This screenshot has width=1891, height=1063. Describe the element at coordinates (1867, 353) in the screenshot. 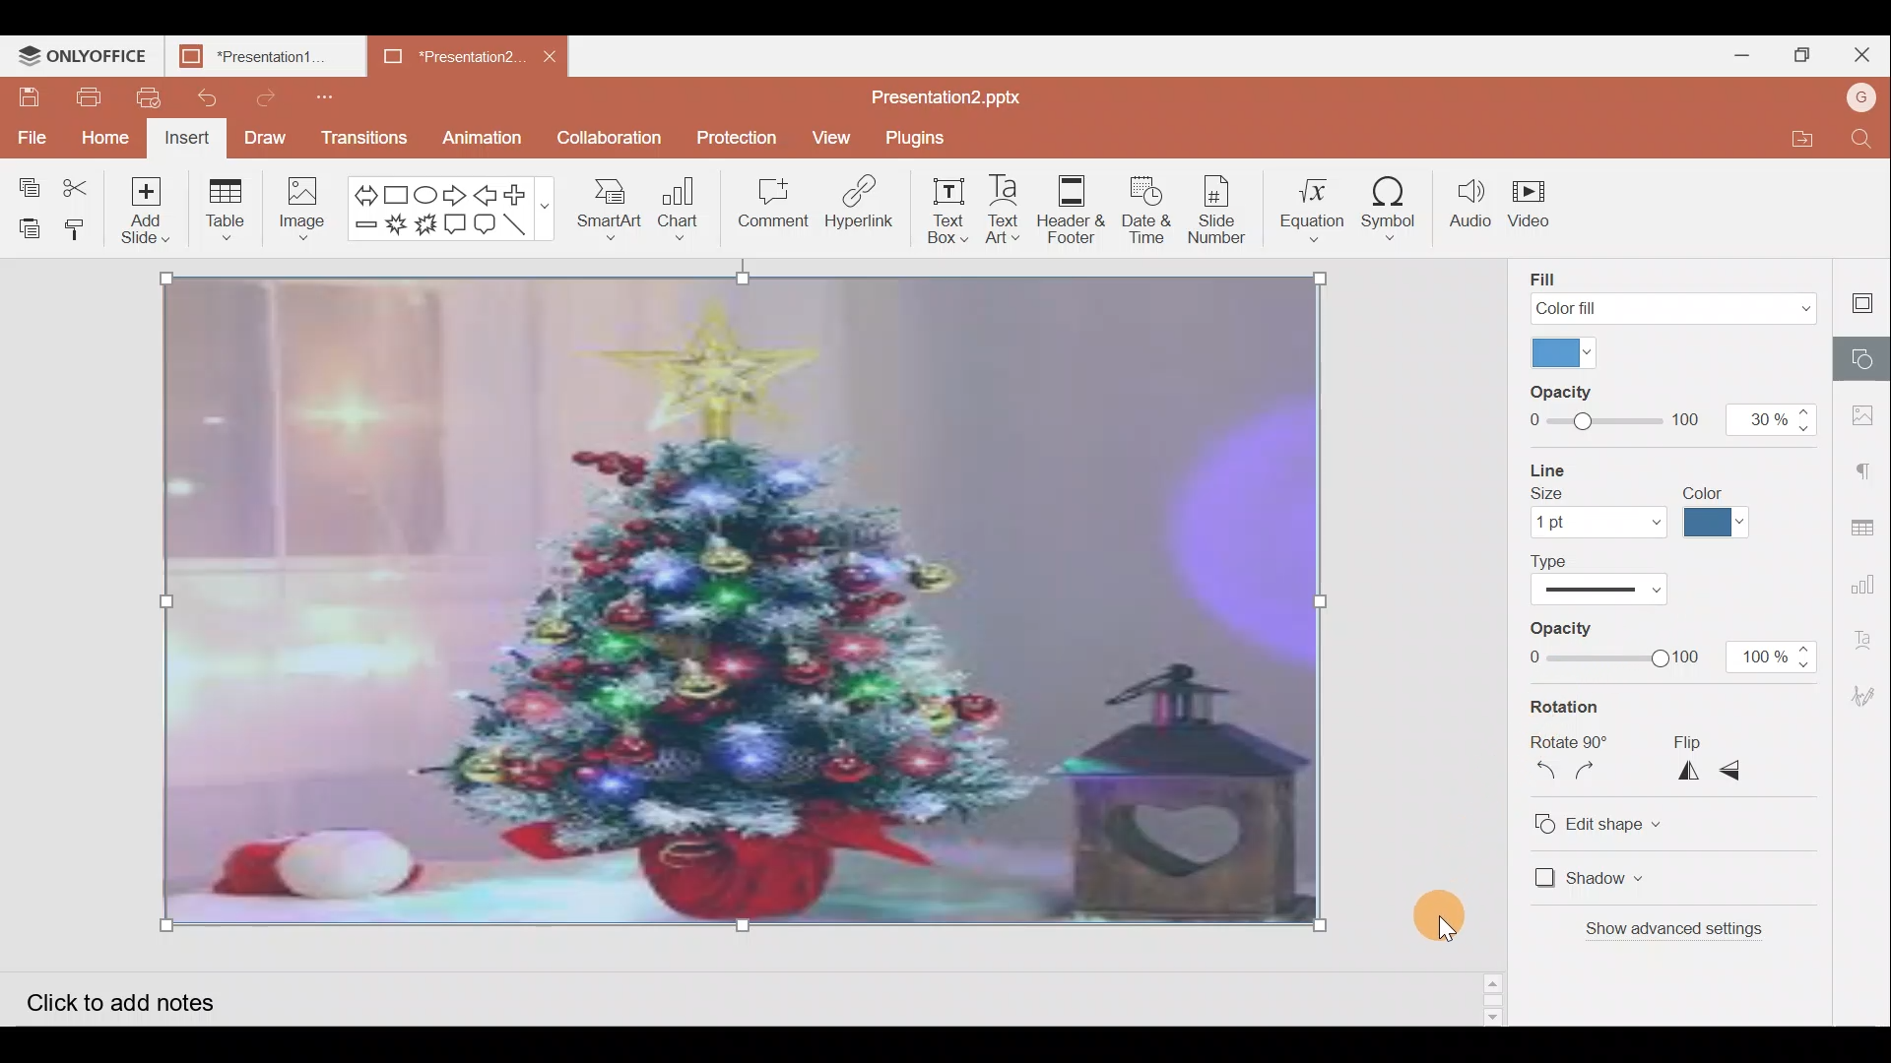

I see `Shape settings` at that location.